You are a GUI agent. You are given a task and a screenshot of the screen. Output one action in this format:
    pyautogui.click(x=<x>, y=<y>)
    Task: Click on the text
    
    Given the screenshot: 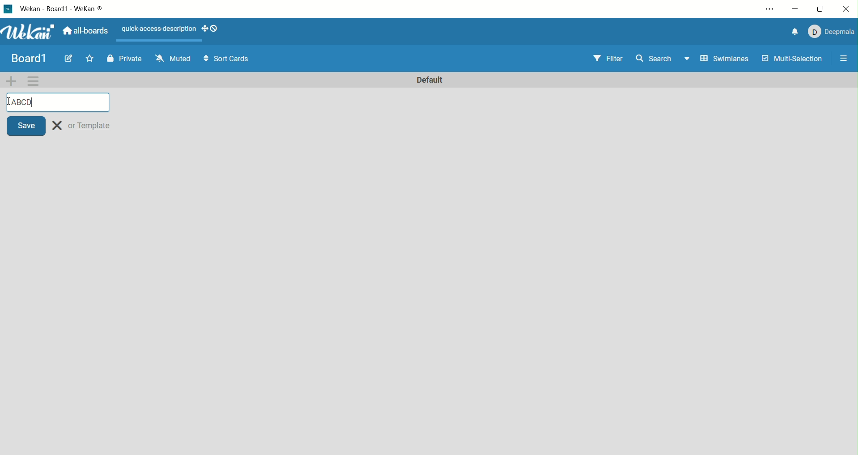 What is the action you would take?
    pyautogui.click(x=156, y=29)
    